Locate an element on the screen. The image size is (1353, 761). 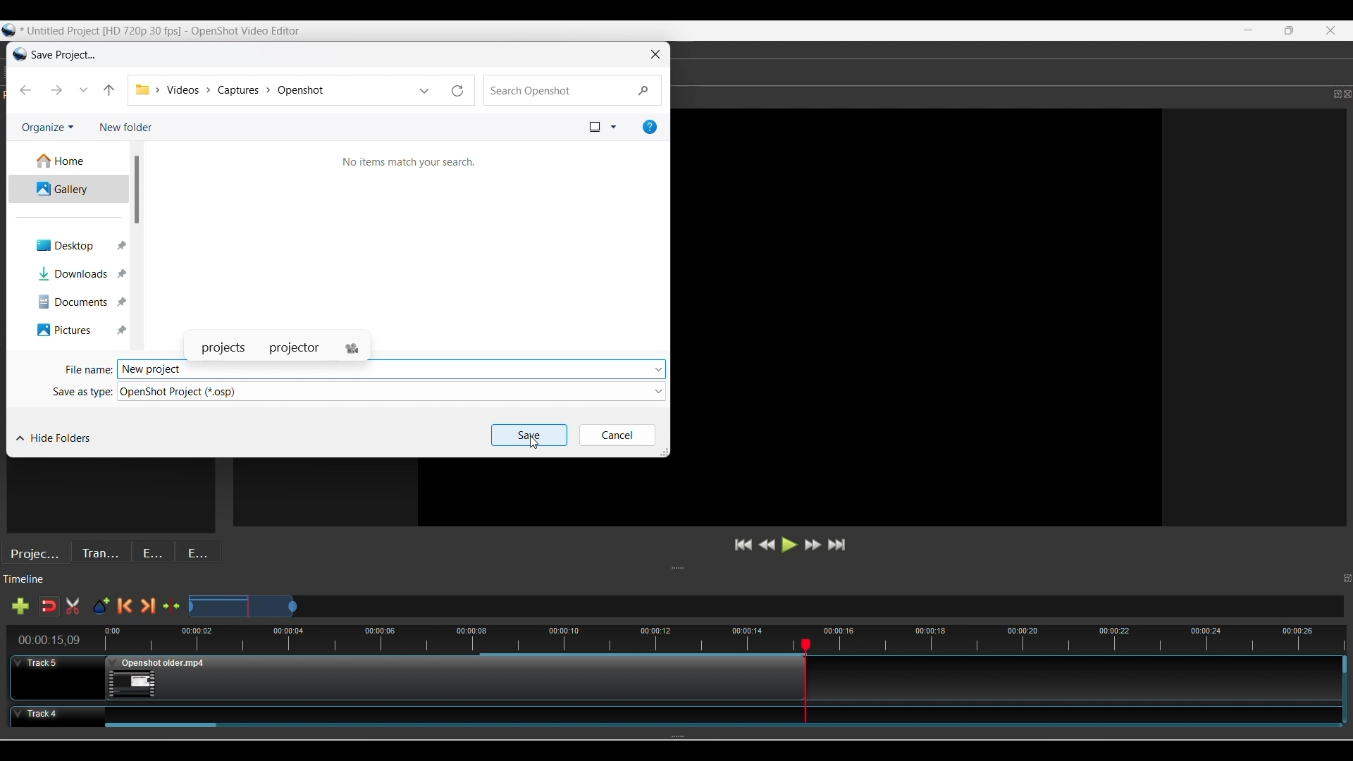
Timestamps for all frames is located at coordinates (447, 638).